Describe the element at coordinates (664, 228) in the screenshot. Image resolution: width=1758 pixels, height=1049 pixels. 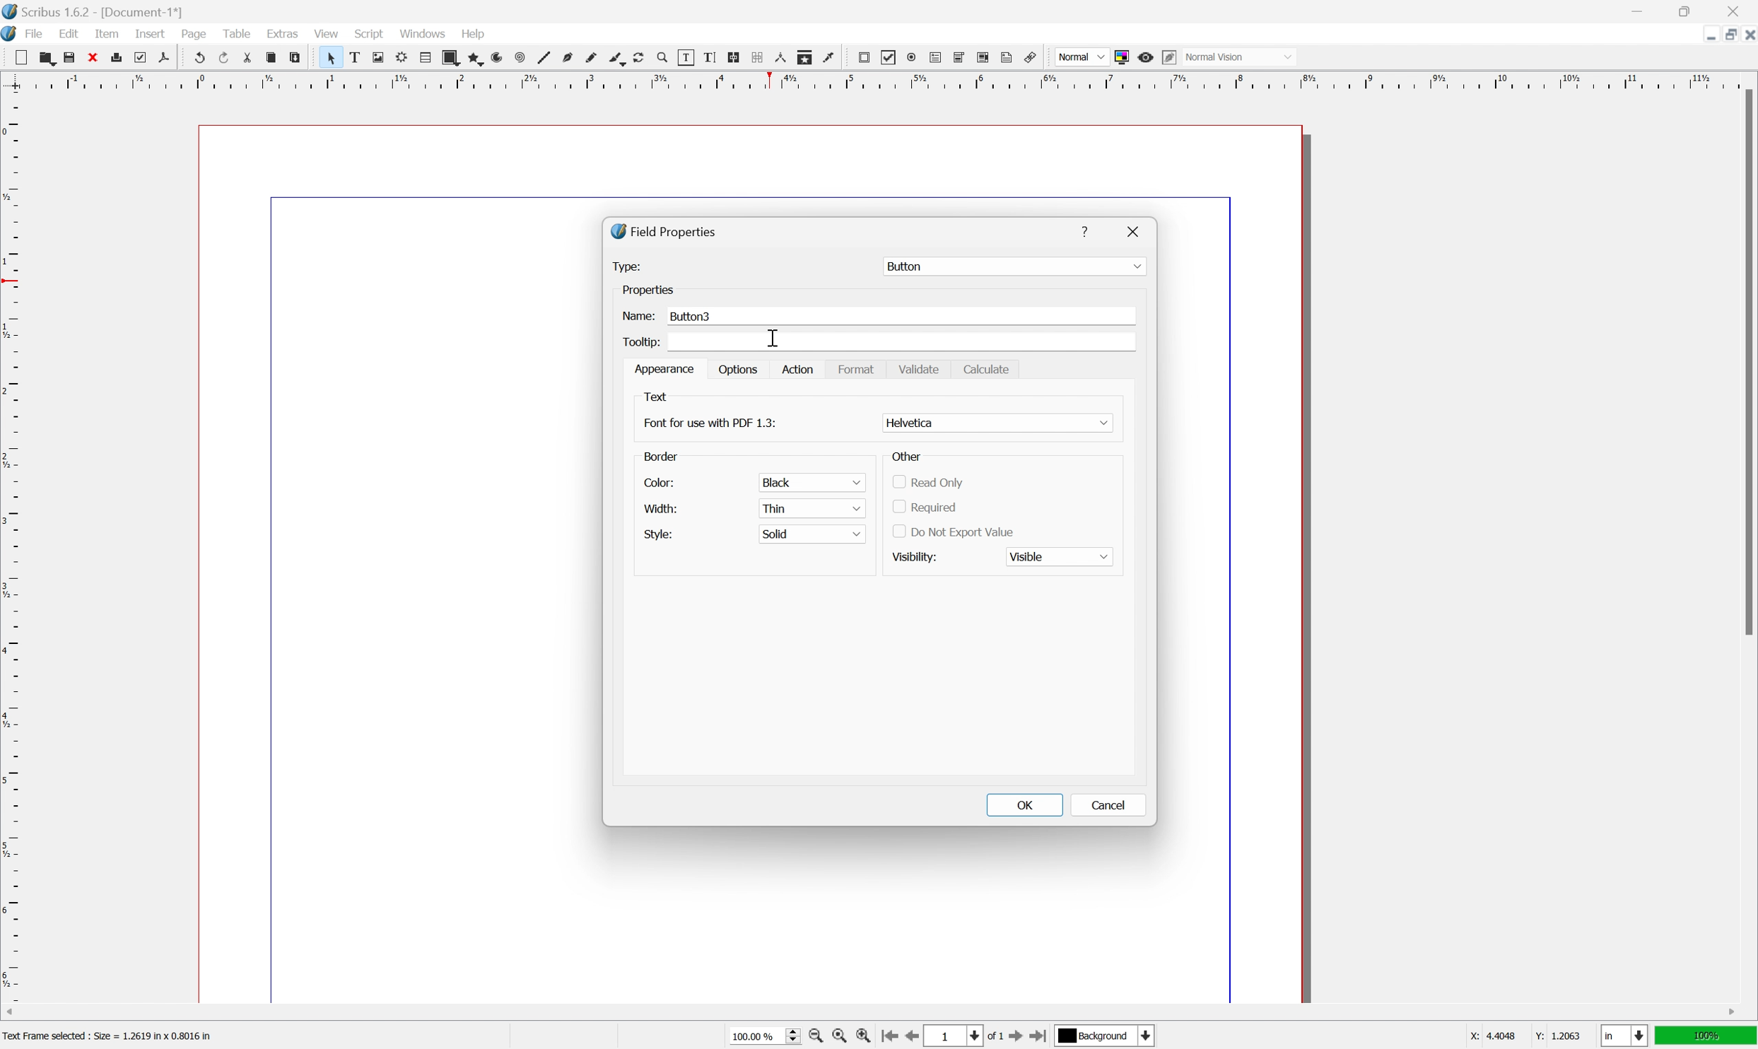
I see `Field Properties` at that location.